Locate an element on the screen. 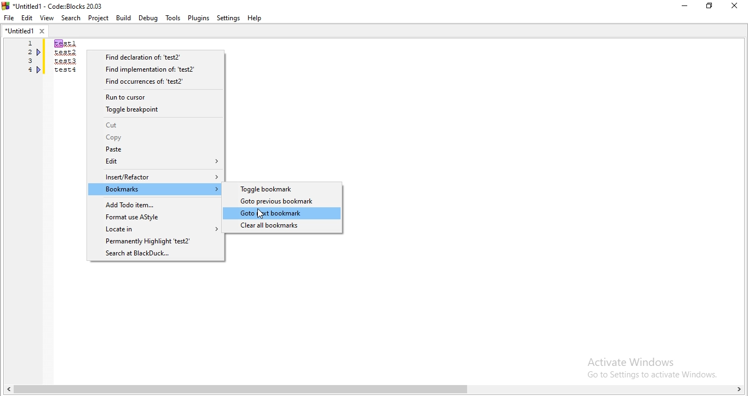 The width and height of the screenshot is (748, 396). test1/test2/test3/test4  is located at coordinates (65, 57).